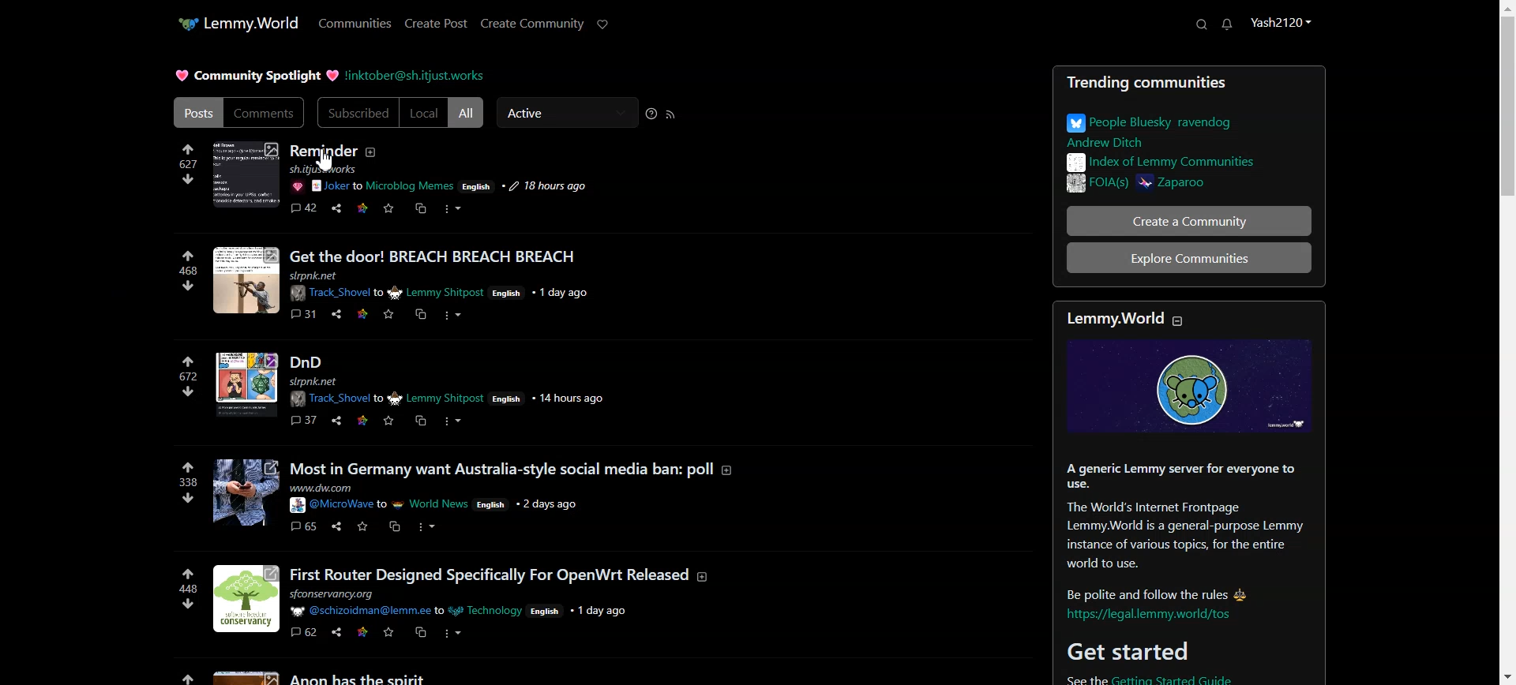 The image size is (1516, 685). Describe the element at coordinates (566, 112) in the screenshot. I see `Active` at that location.